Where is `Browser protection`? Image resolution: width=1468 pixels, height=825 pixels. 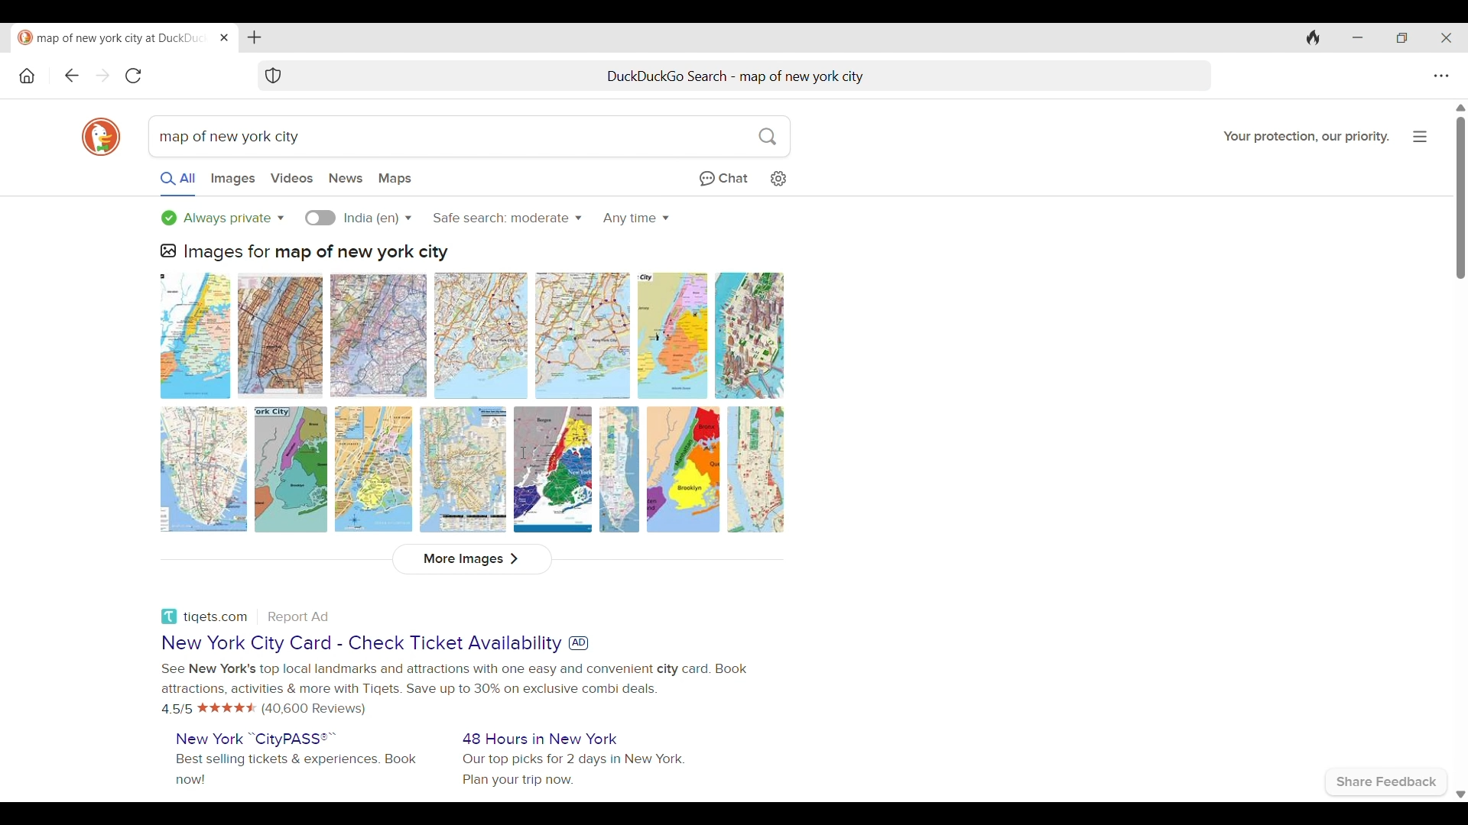
Browser protection is located at coordinates (273, 76).